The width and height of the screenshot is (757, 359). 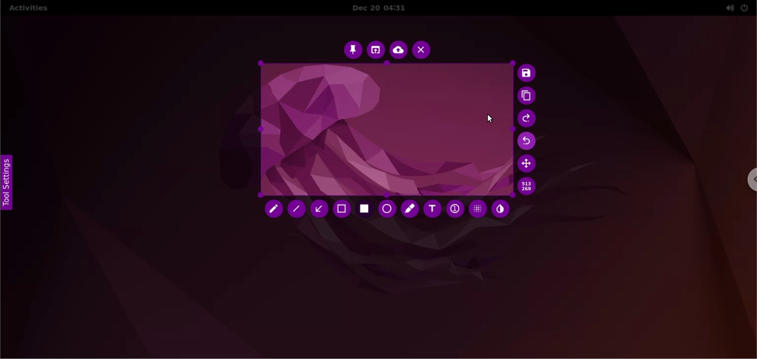 What do you see at coordinates (398, 50) in the screenshot?
I see `upload` at bounding box center [398, 50].